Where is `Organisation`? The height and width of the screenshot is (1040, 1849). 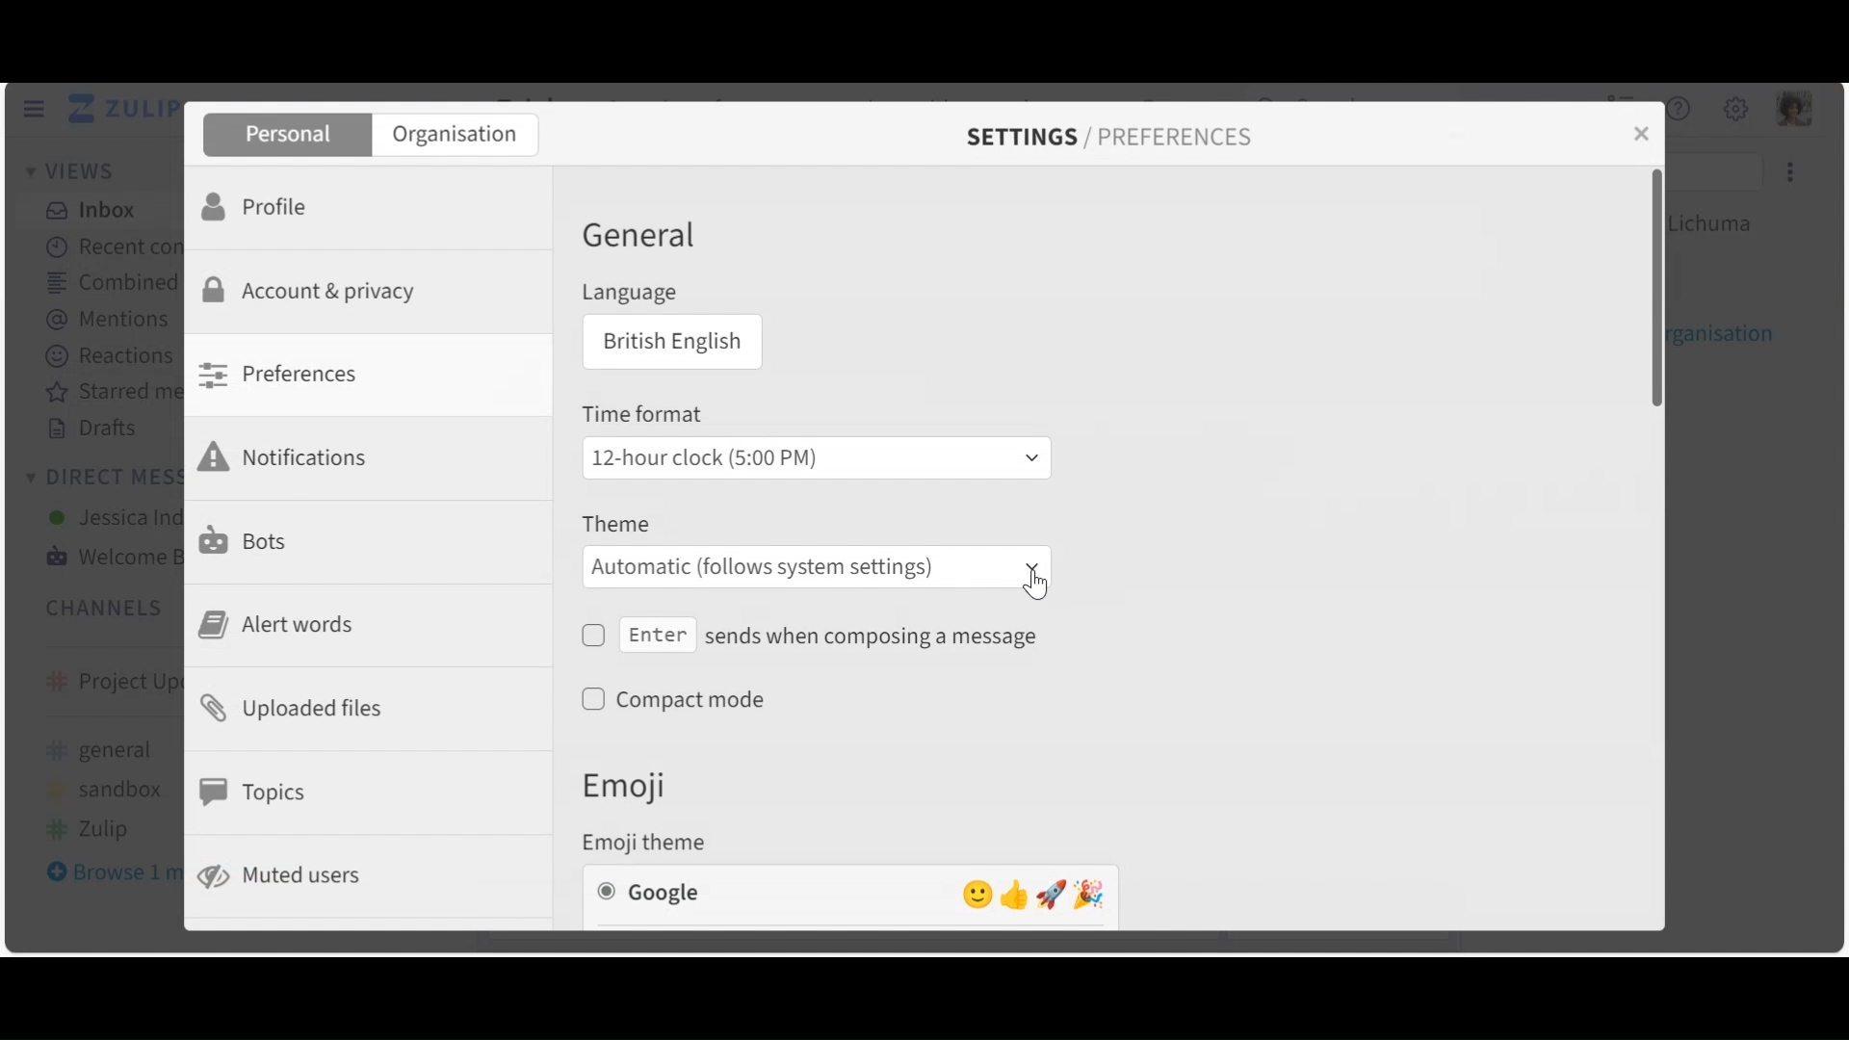
Organisation is located at coordinates (458, 136).